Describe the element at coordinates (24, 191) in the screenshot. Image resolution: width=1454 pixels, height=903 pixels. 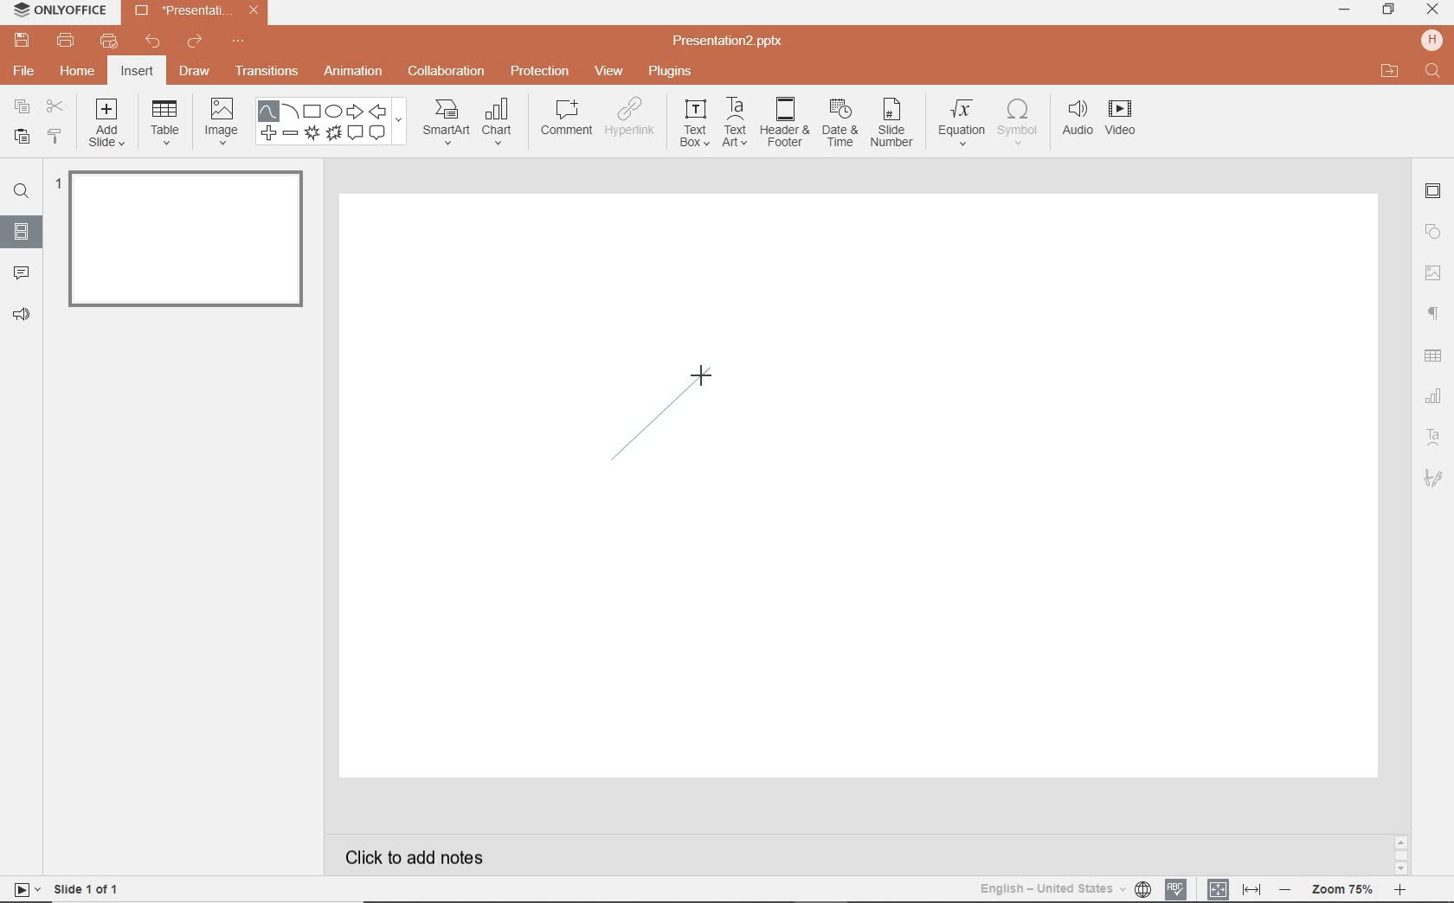
I see `FIND` at that location.